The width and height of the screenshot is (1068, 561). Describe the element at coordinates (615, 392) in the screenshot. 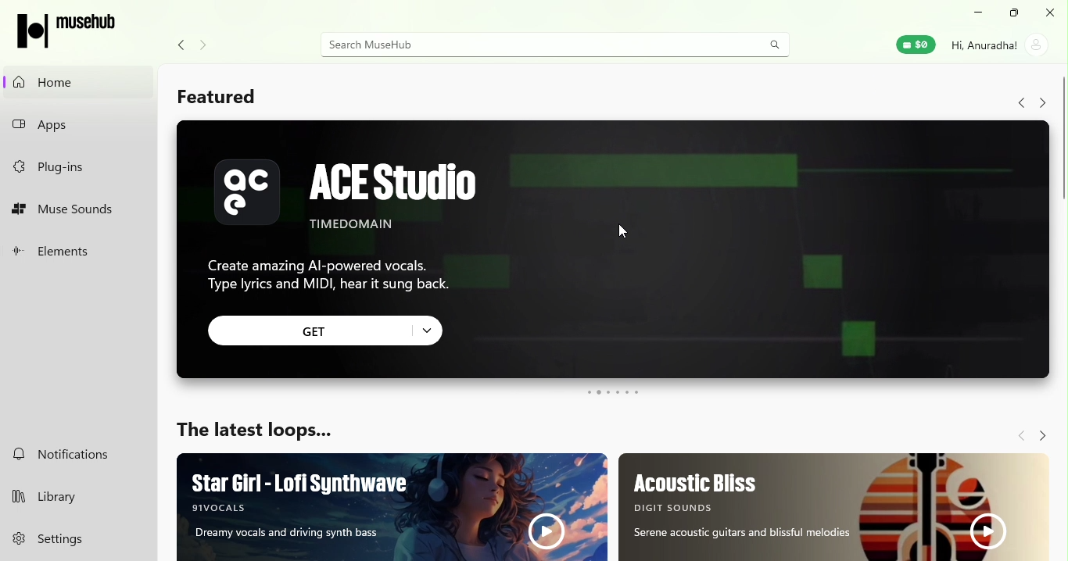

I see `swipe buttons` at that location.